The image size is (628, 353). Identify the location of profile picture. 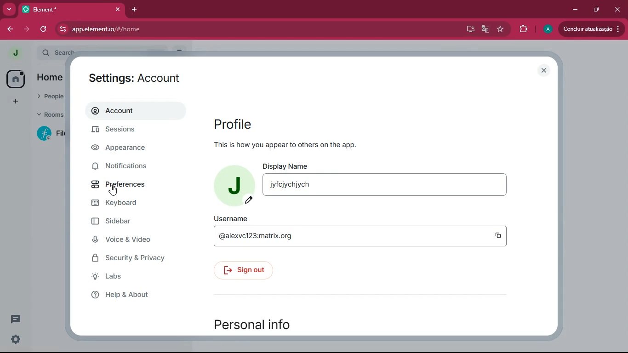
(547, 29).